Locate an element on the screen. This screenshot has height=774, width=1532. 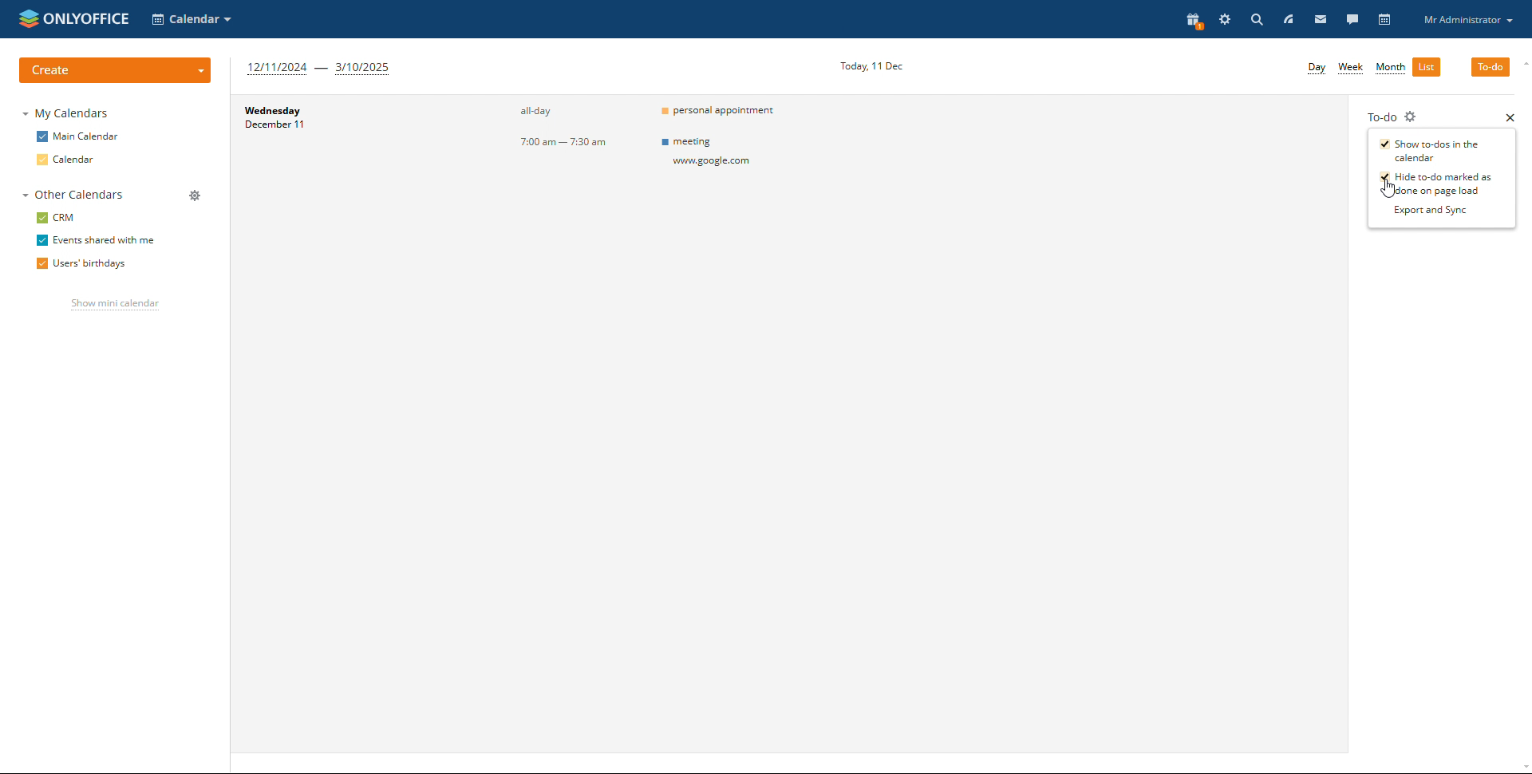
export and sync is located at coordinates (1436, 211).